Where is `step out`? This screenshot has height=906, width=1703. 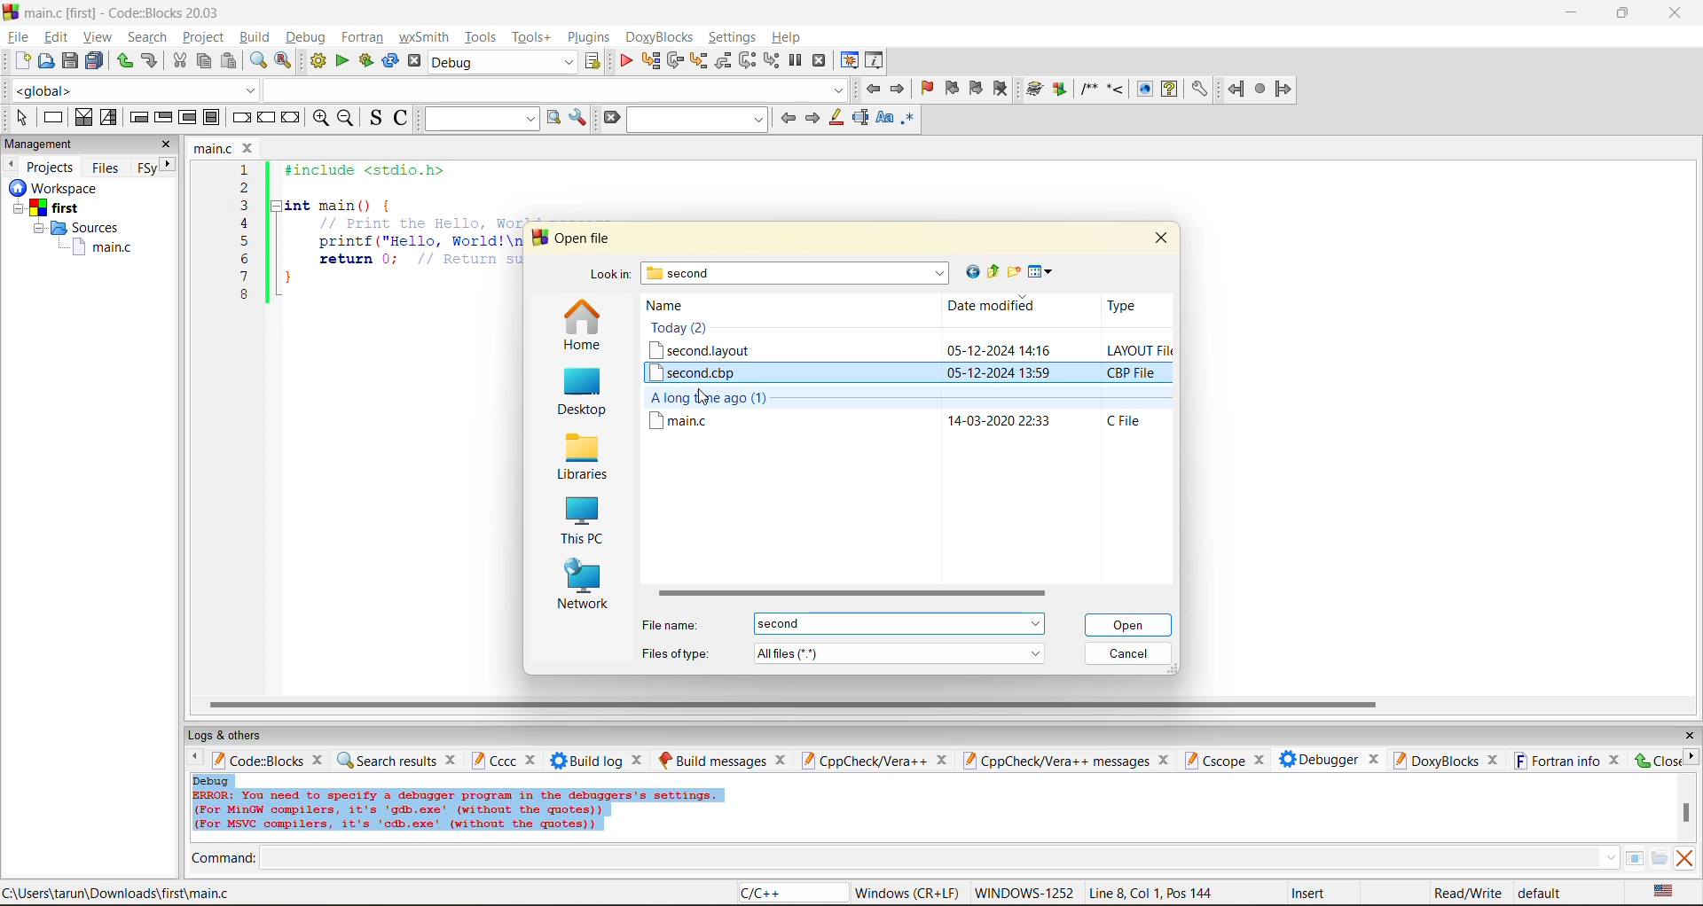
step out is located at coordinates (722, 60).